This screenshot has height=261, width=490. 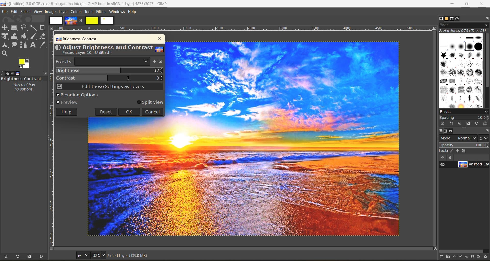 I want to click on layer, so click(x=473, y=165).